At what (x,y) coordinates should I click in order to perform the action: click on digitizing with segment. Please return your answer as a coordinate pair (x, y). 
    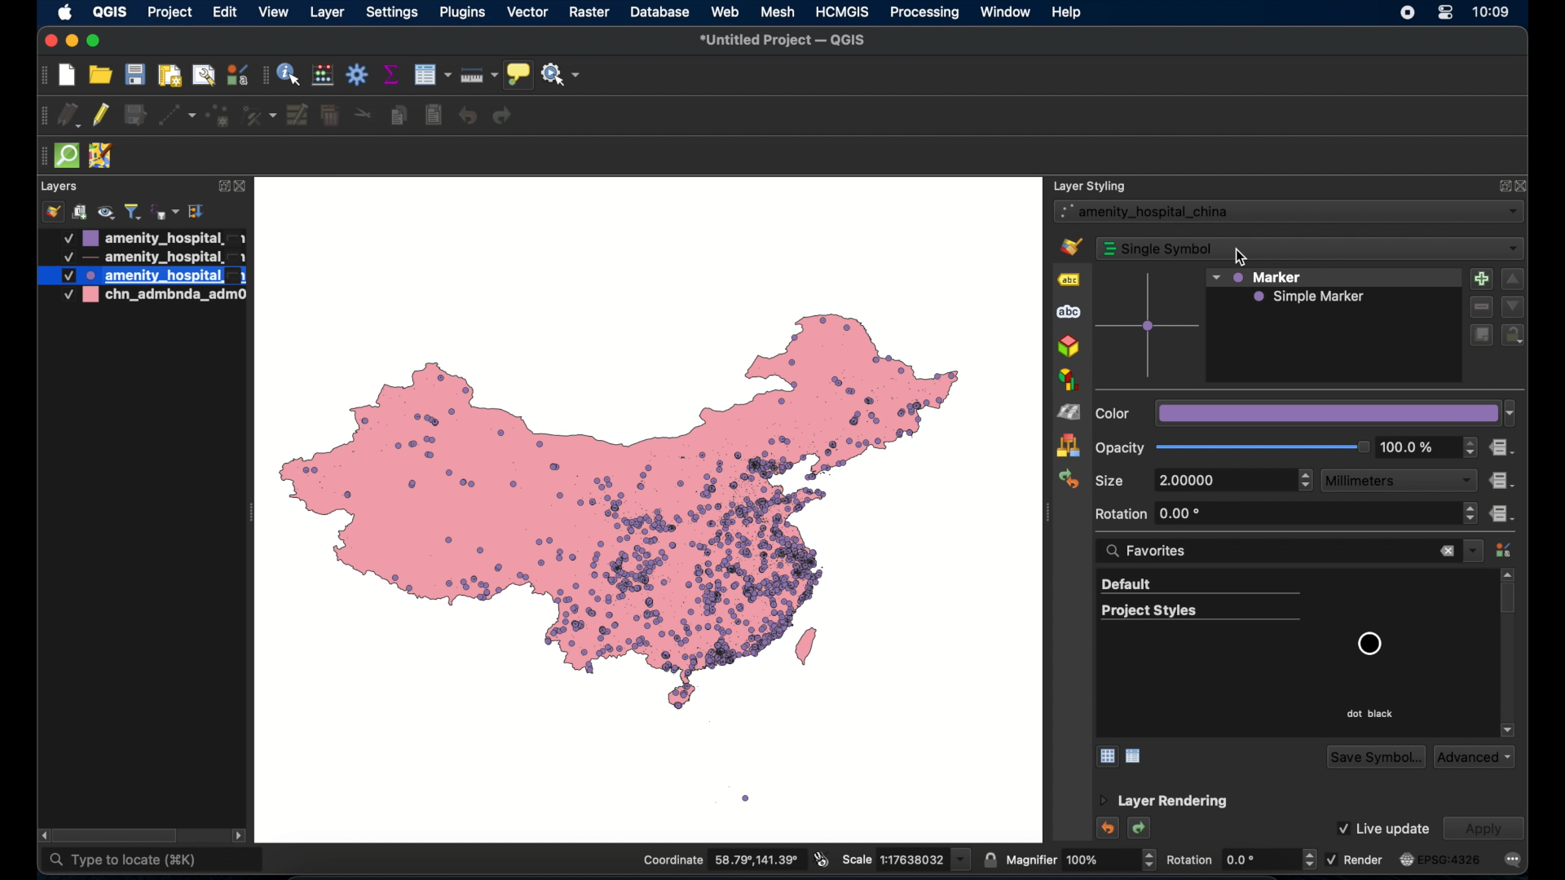
    Looking at the image, I should click on (41, 116).